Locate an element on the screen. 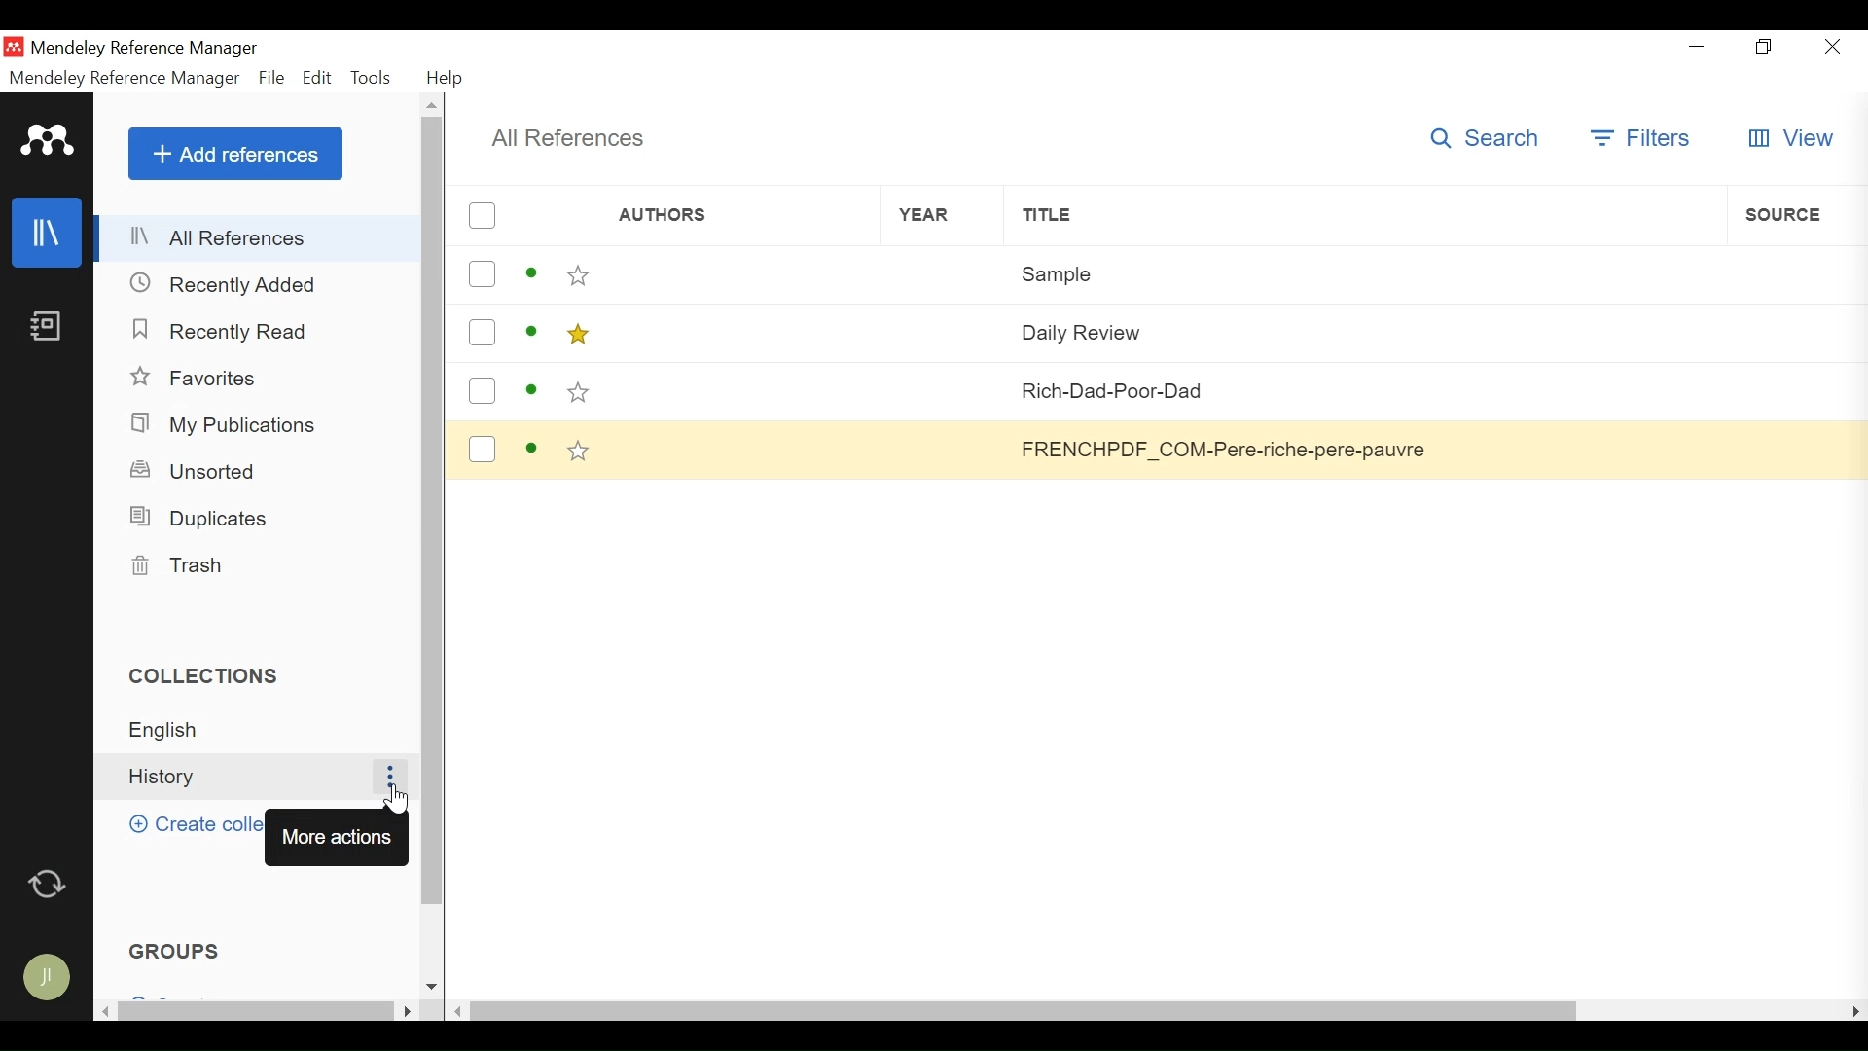  Help is located at coordinates (446, 78).